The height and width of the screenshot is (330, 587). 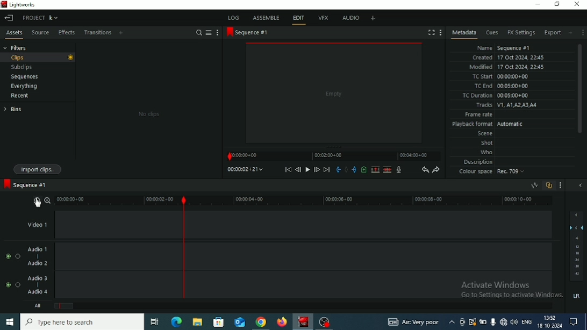 I want to click on Internet, so click(x=503, y=322).